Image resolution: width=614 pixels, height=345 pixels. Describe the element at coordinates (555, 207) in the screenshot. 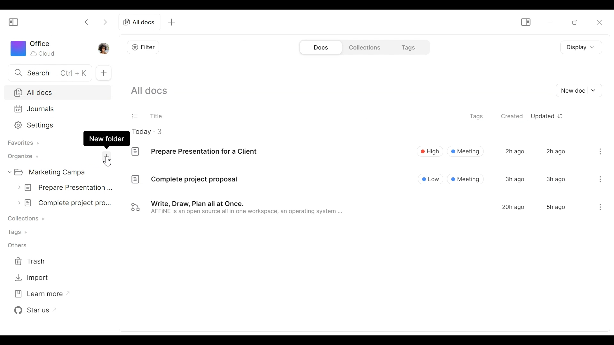

I see `5h ago` at that location.